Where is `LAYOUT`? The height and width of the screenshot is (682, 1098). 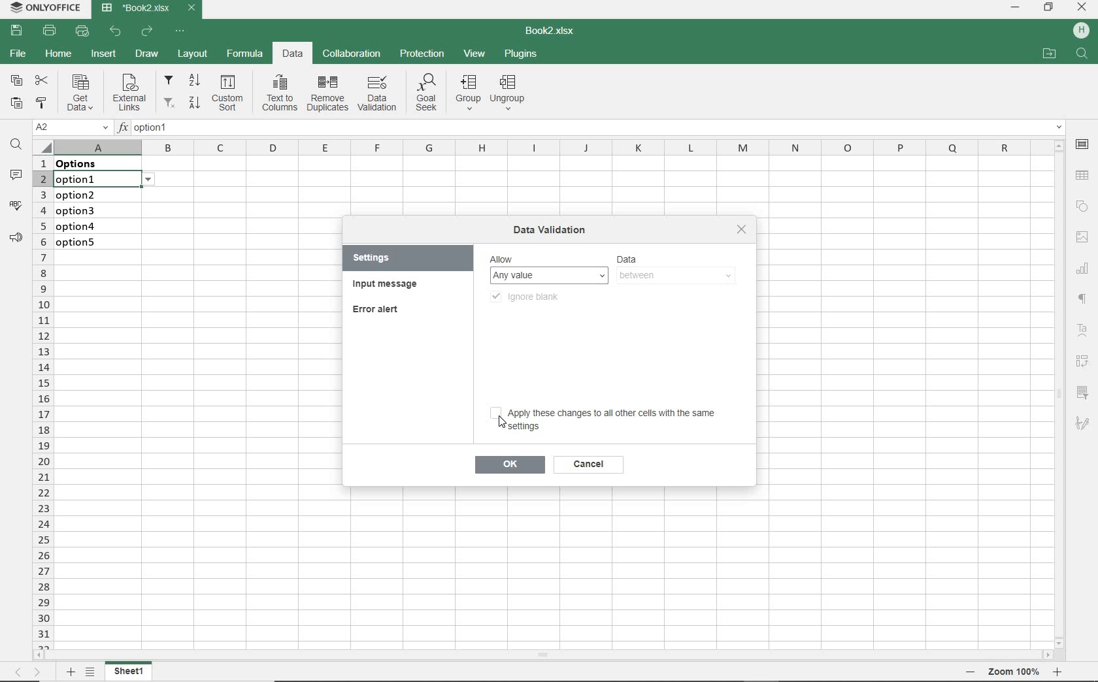
LAYOUT is located at coordinates (193, 54).